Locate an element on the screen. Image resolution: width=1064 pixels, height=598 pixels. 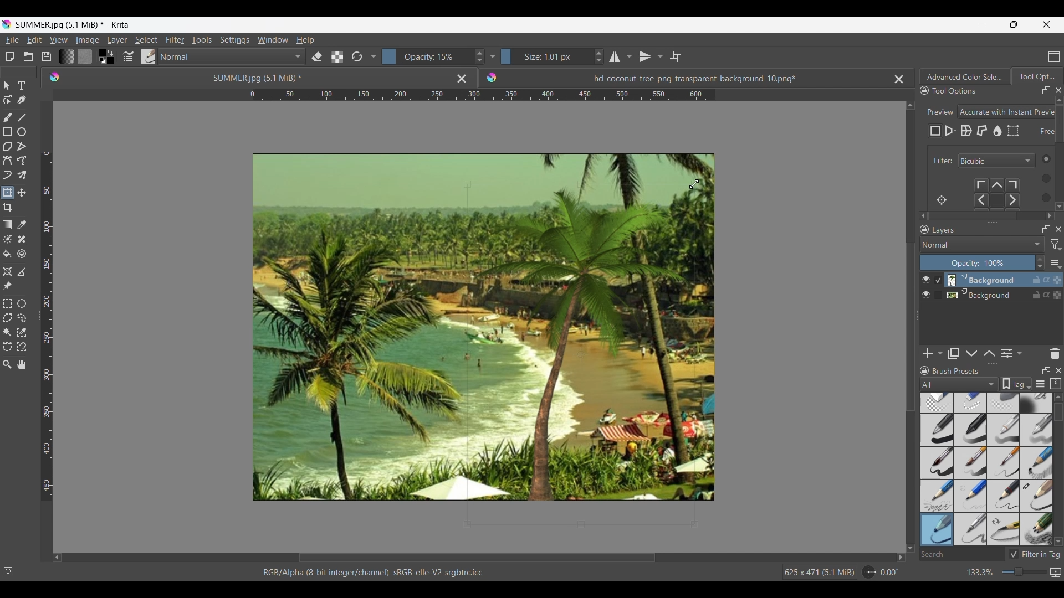
Slideshow is located at coordinates (1055, 570).